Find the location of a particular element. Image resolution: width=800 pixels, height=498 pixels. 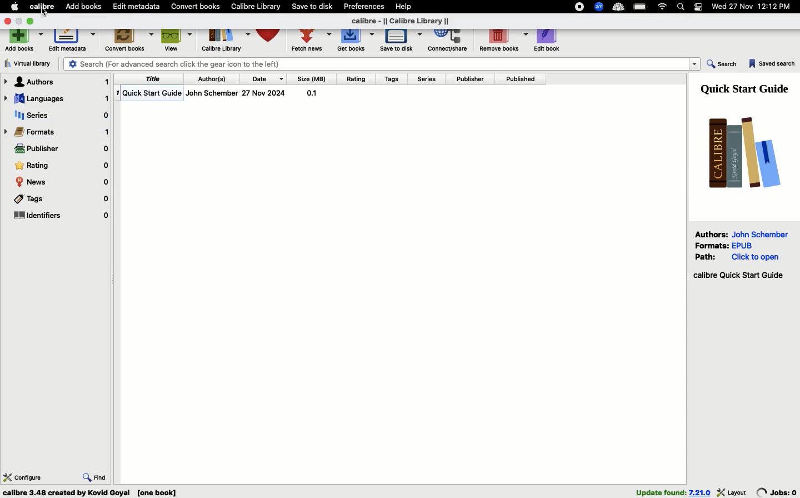

Tags is located at coordinates (60, 201).